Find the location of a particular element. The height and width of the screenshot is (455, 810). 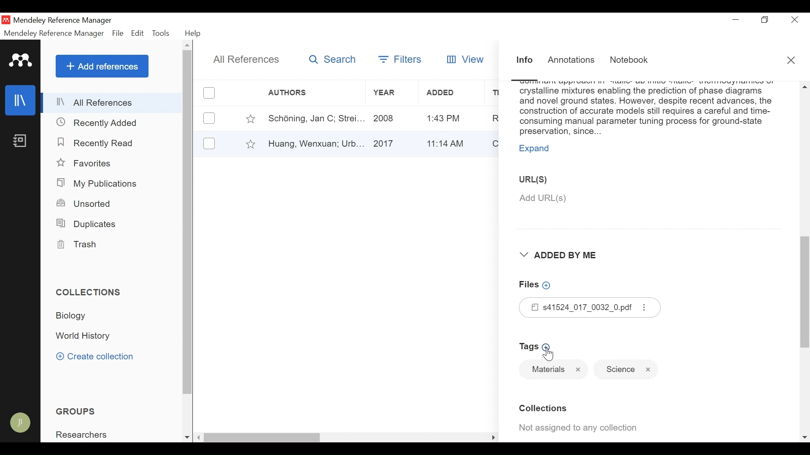

Trash is located at coordinates (76, 244).